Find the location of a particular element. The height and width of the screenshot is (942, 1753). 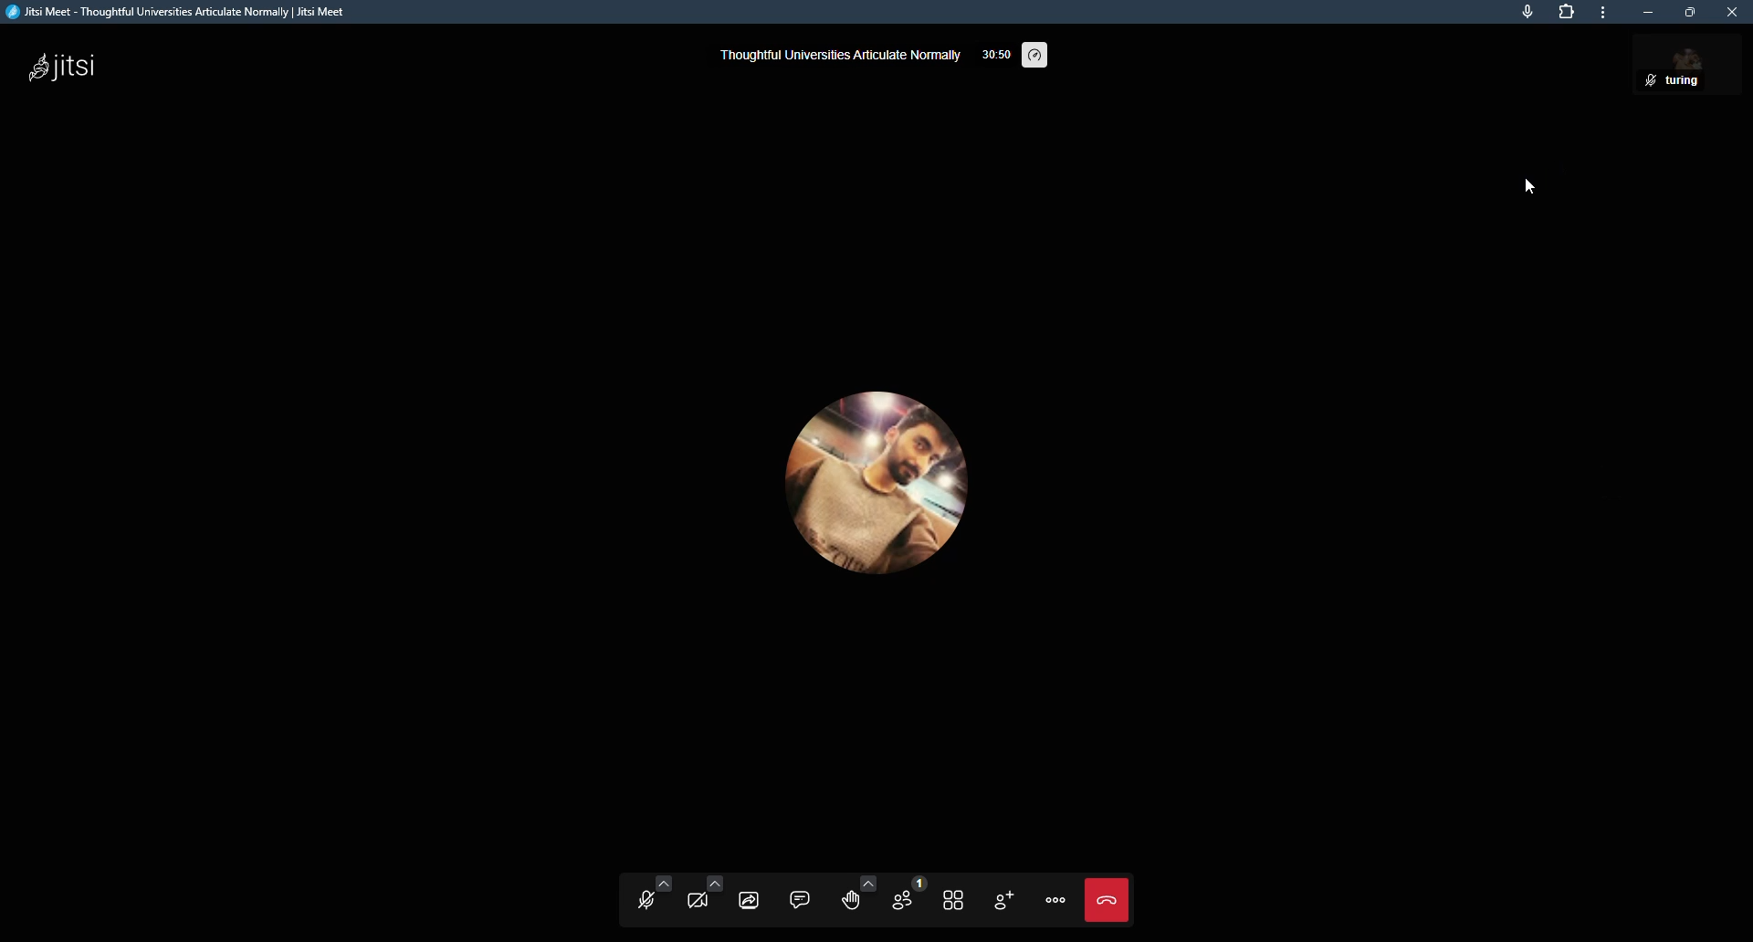

Turing is located at coordinates (1702, 79).